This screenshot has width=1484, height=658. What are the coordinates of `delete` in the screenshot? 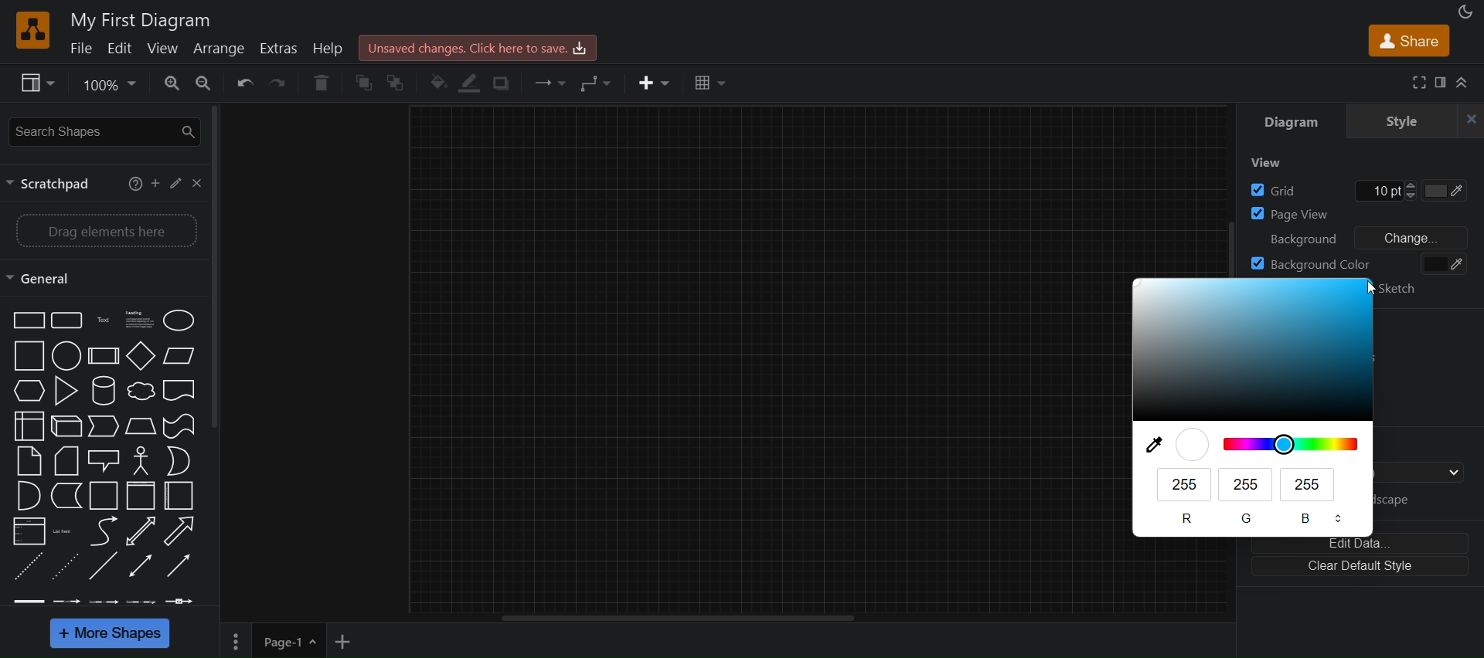 It's located at (321, 84).